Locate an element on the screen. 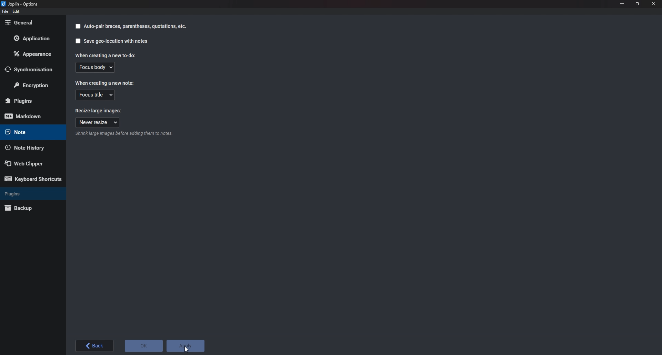 Image resolution: width=662 pixels, height=355 pixels. Save Geolocation with notes is located at coordinates (110, 42).